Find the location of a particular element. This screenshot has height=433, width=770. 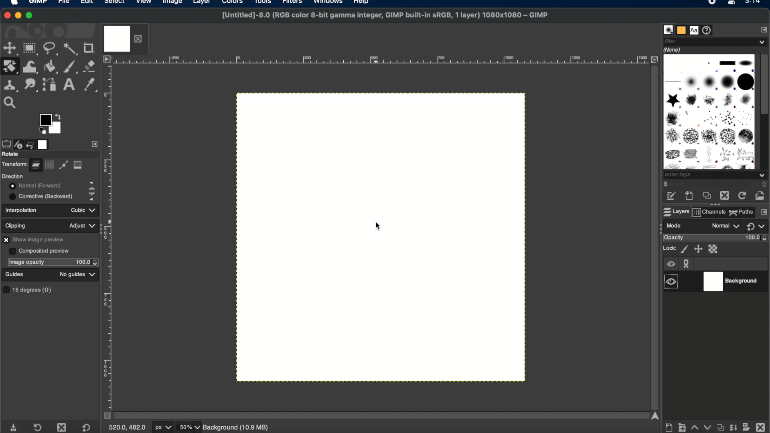

minimize is located at coordinates (19, 16).